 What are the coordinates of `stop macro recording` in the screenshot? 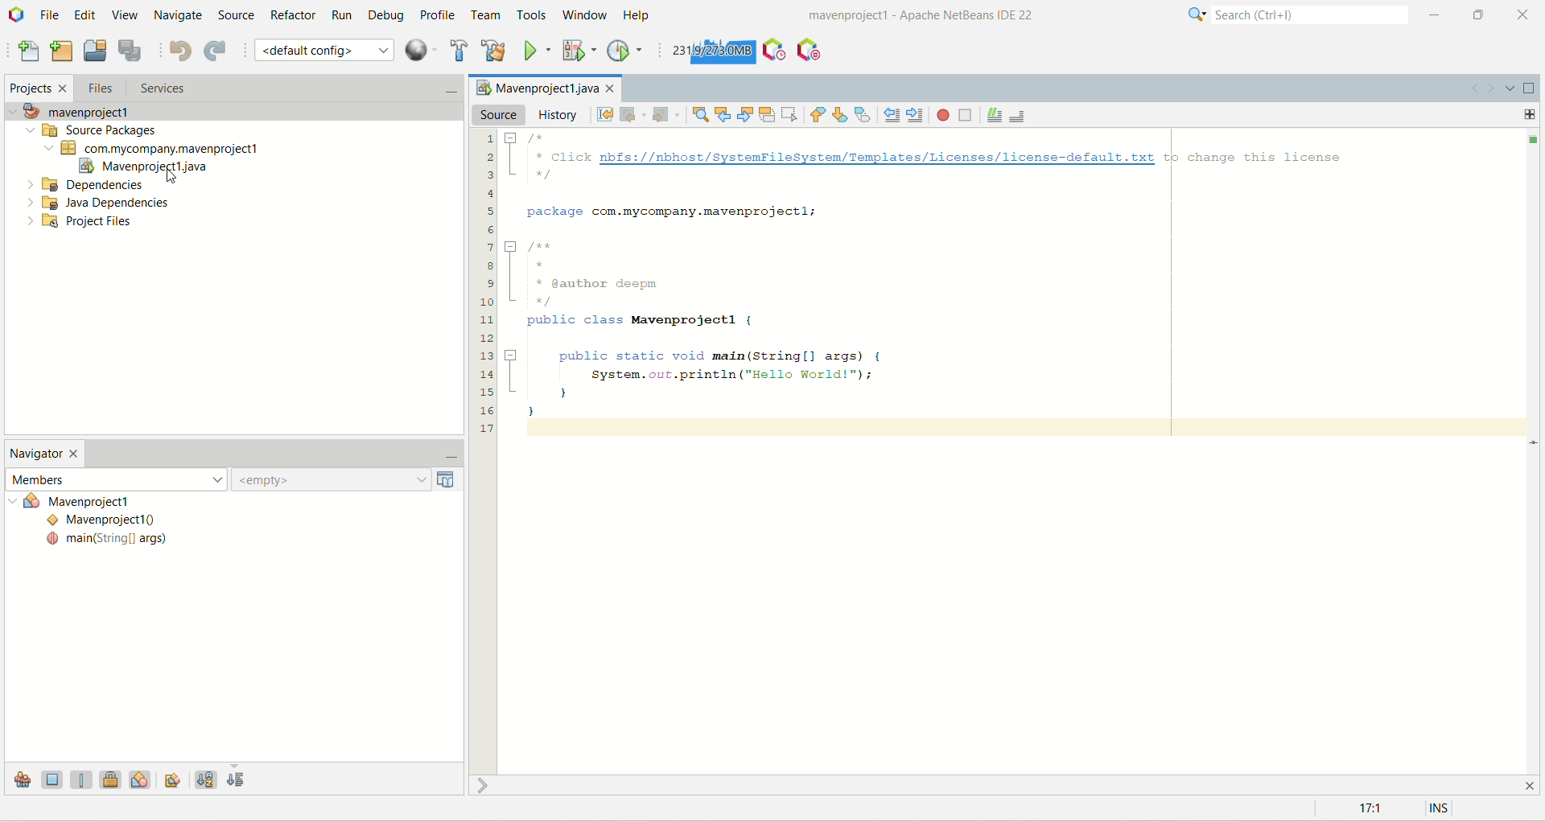 It's located at (966, 115).